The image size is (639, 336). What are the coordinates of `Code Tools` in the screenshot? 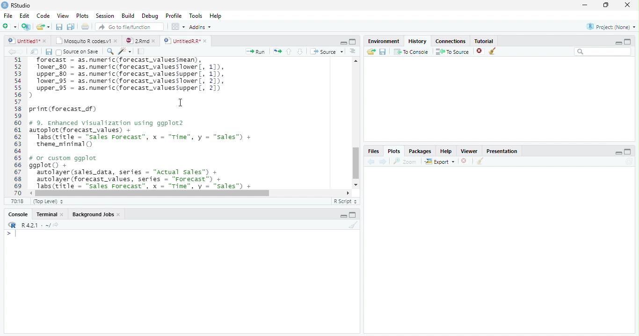 It's located at (123, 51).